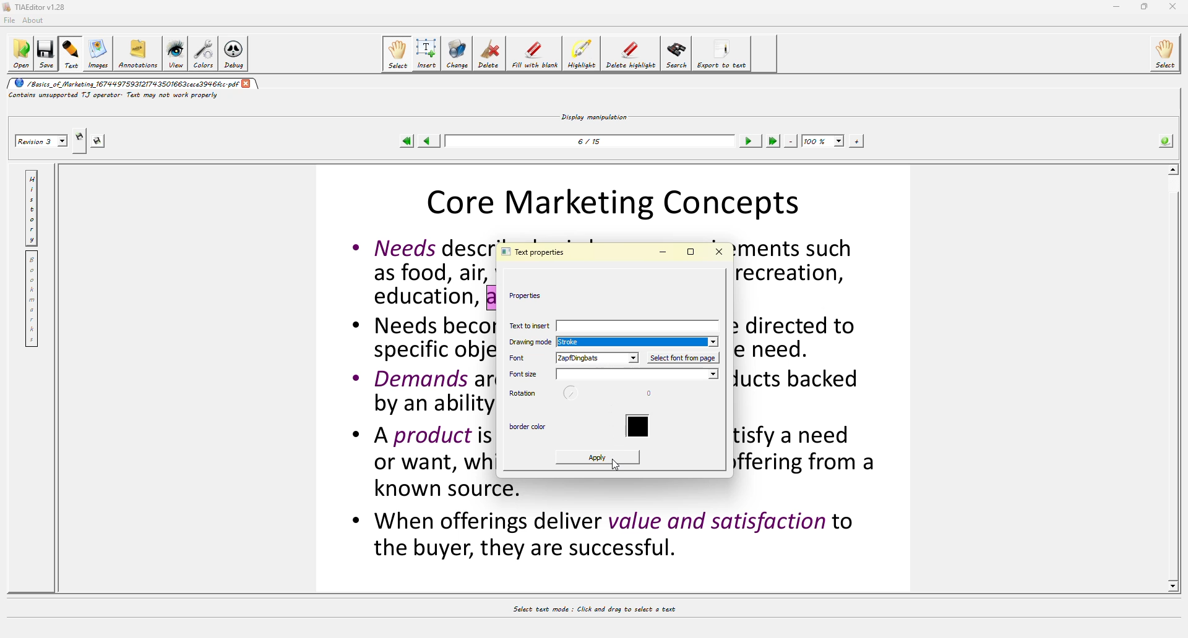 Image resolution: width=1188 pixels, height=638 pixels. Describe the element at coordinates (123, 83) in the screenshot. I see `/basics_of_marketing_1674497593121743501663cece3946fcc.pdf` at that location.